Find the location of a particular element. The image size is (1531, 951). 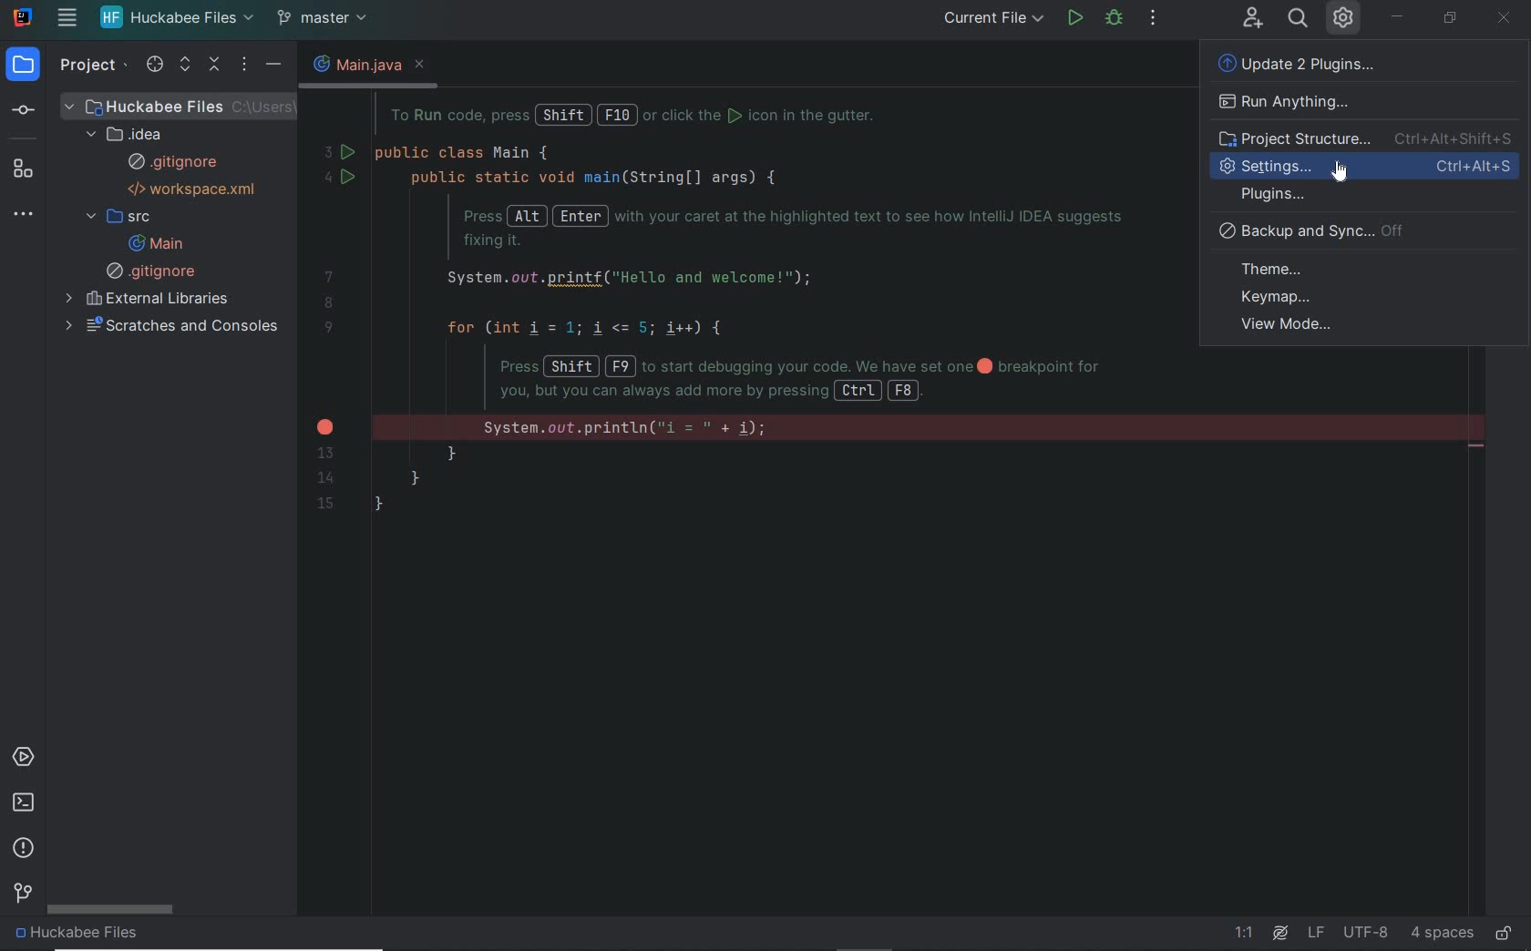

view mode is located at coordinates (1292, 324).